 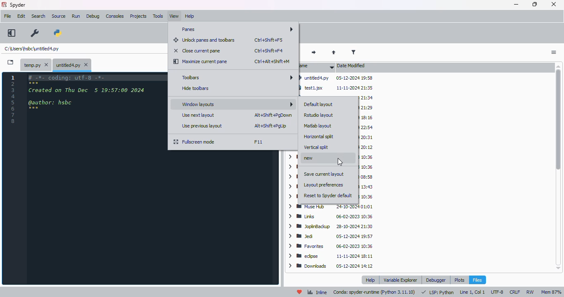 What do you see at coordinates (319, 115) in the screenshot?
I see `RStudio layout` at bounding box center [319, 115].